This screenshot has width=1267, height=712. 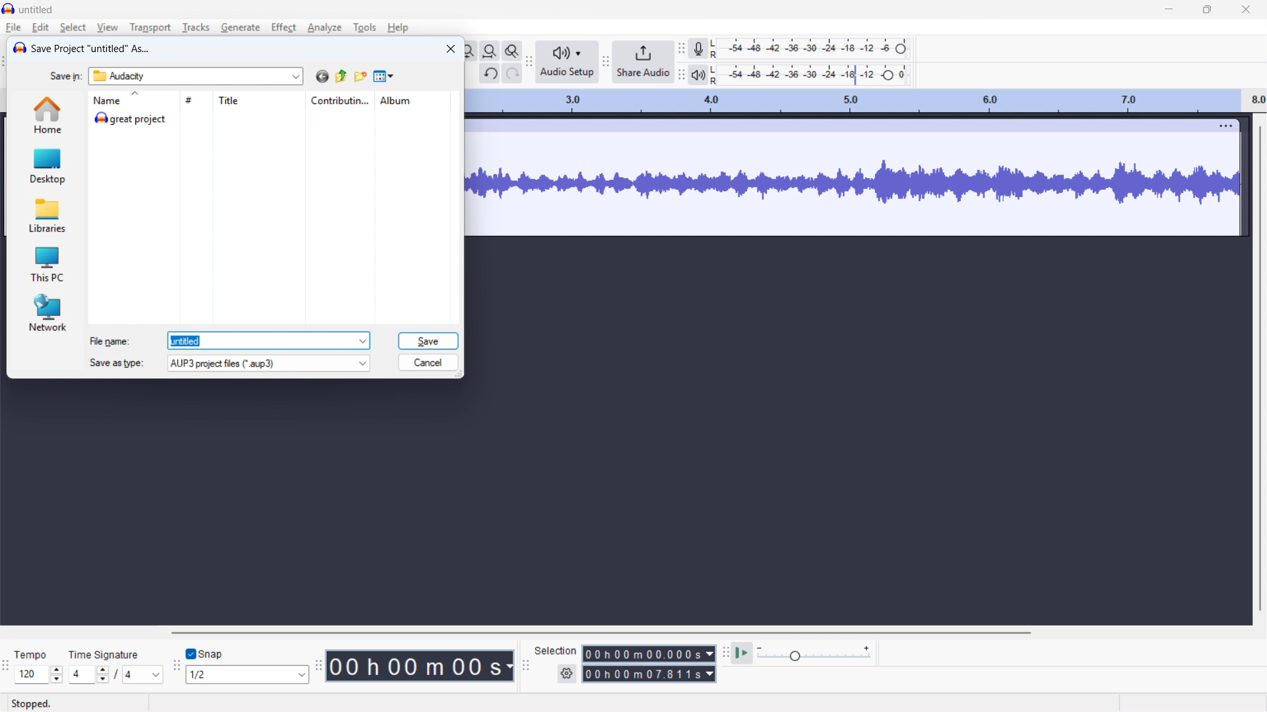 What do you see at coordinates (92, 49) in the screenshot?
I see `Save project "untitled" as` at bounding box center [92, 49].